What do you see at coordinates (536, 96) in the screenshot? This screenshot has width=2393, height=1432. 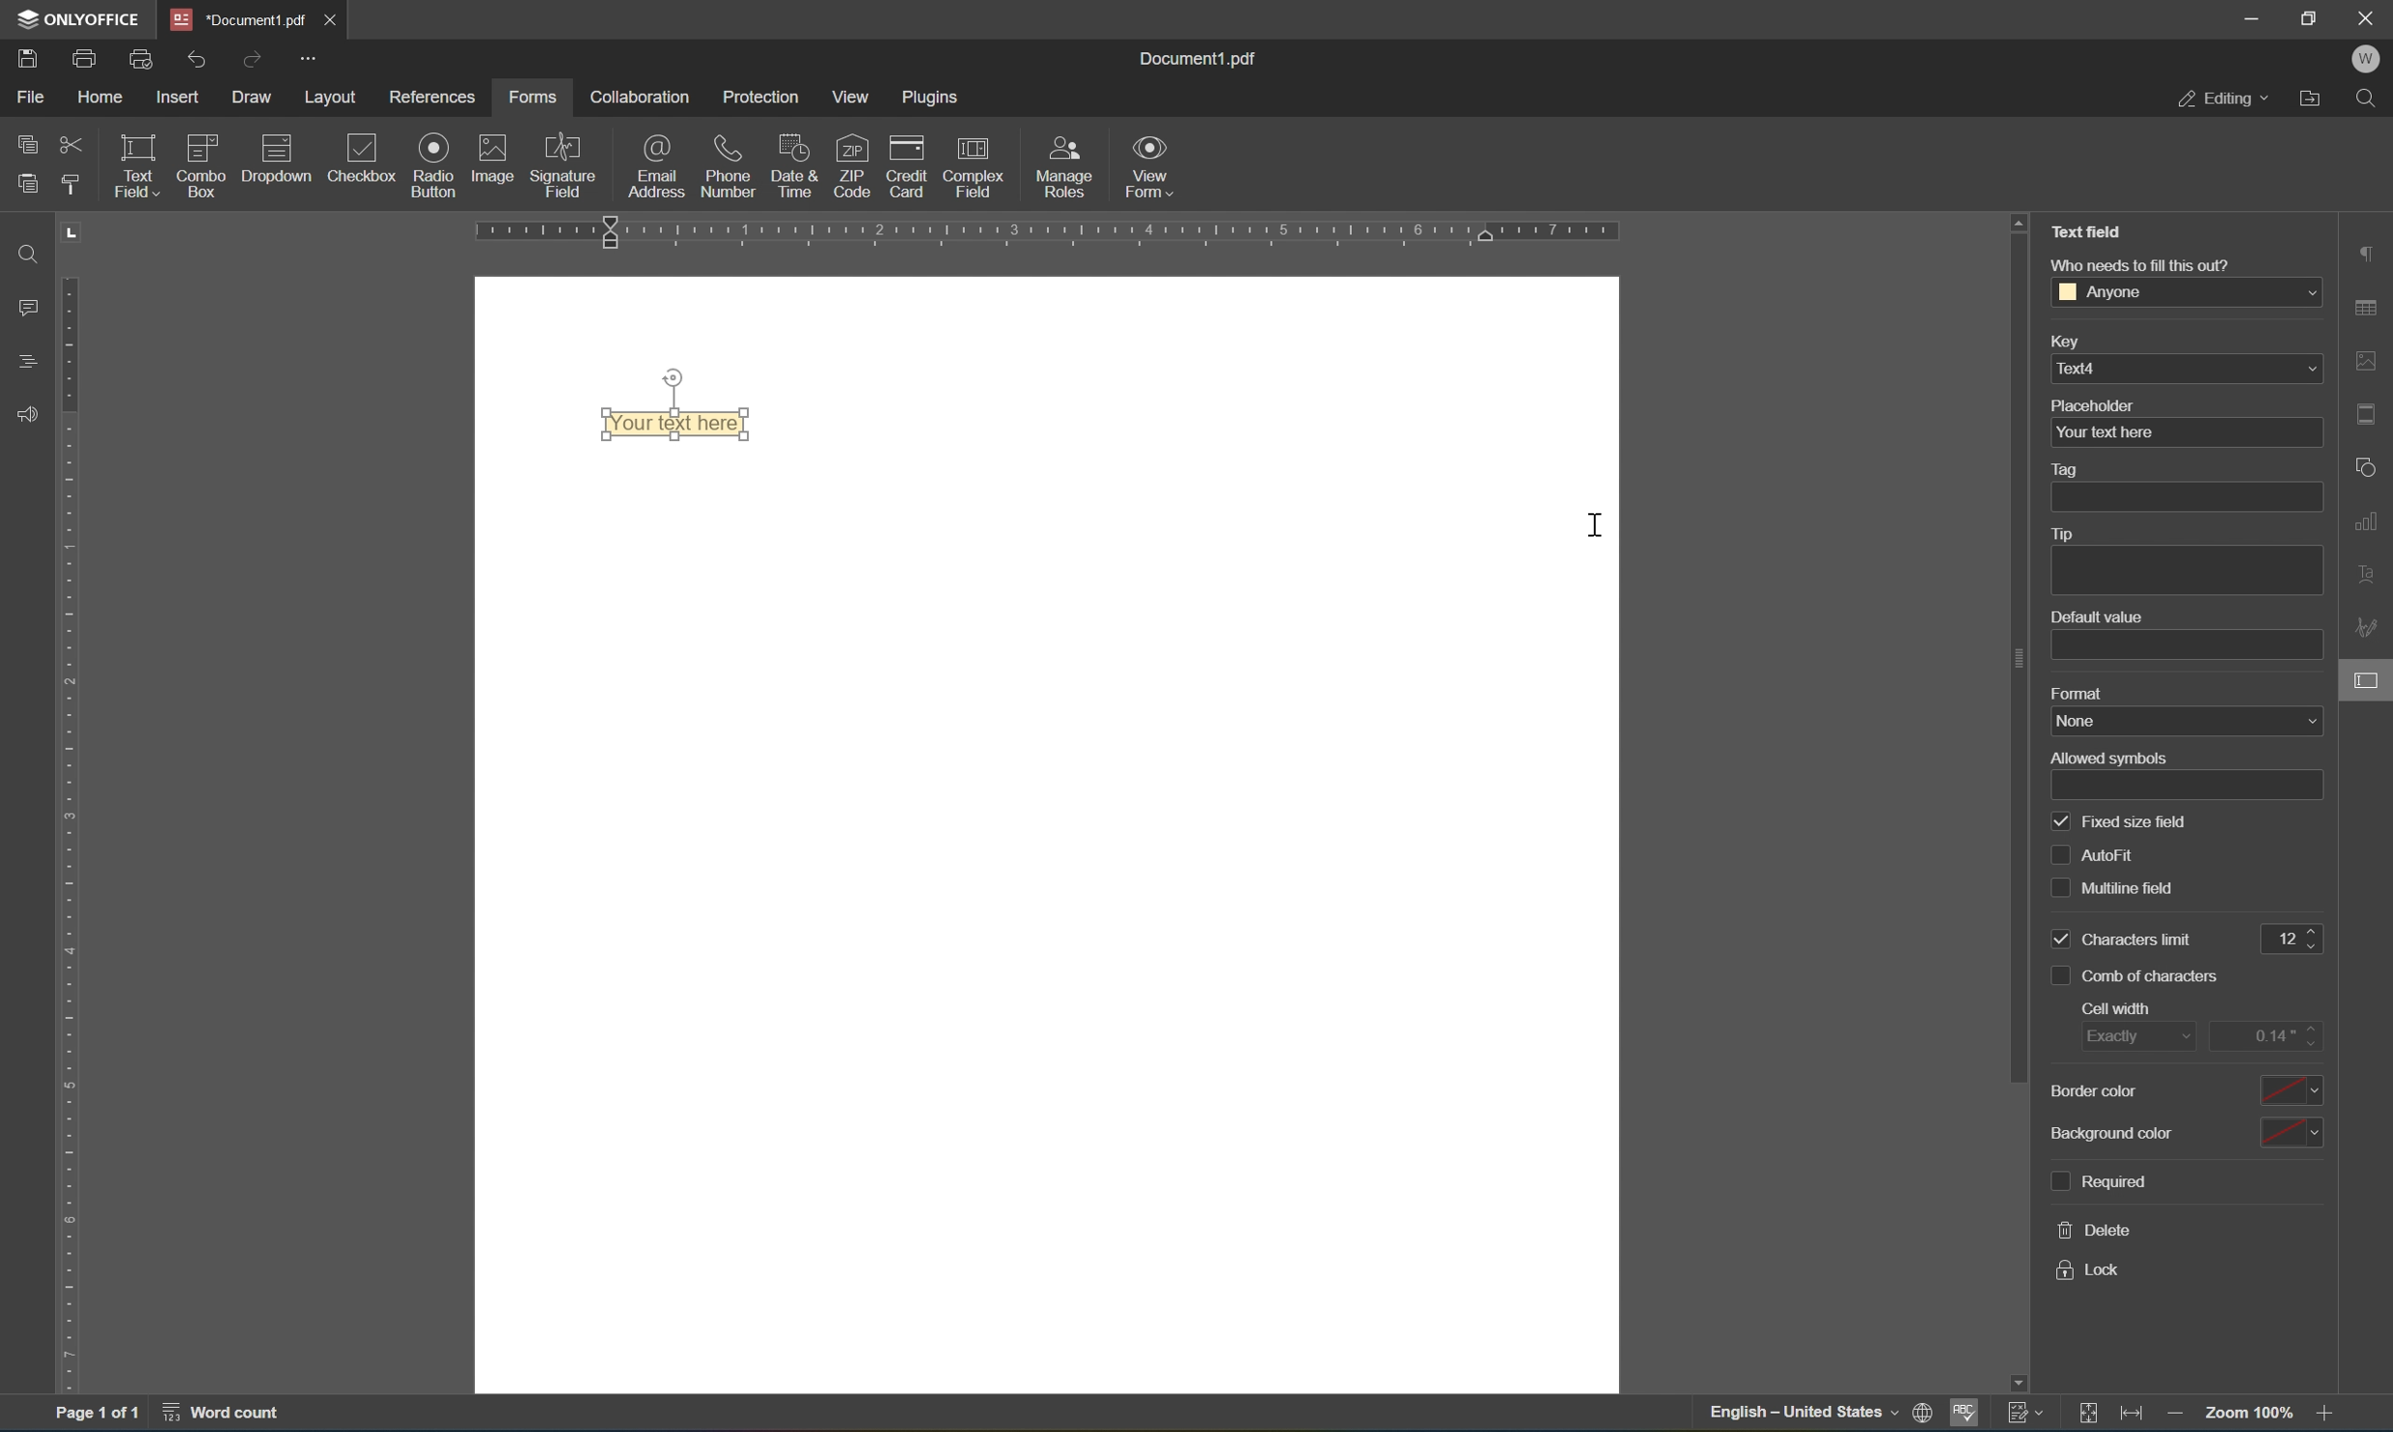 I see `forms` at bounding box center [536, 96].